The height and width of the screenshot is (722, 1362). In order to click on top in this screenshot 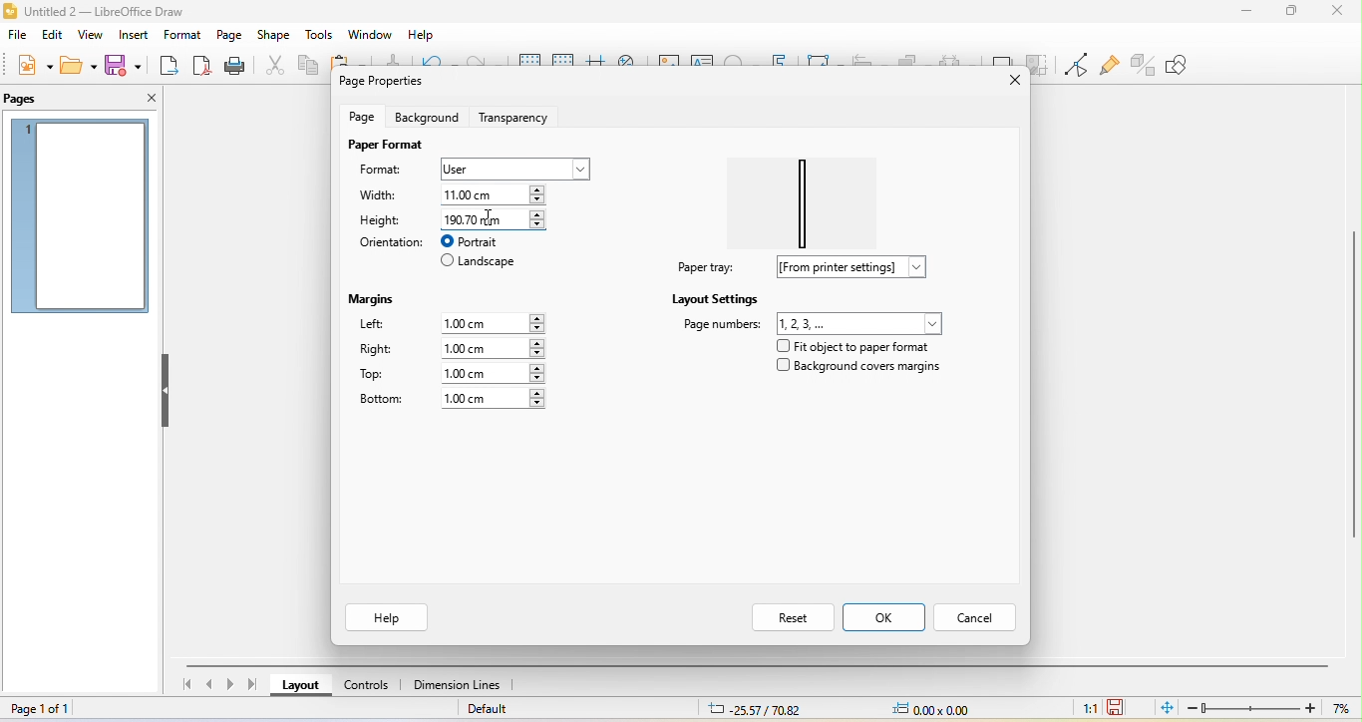, I will do `click(381, 375)`.